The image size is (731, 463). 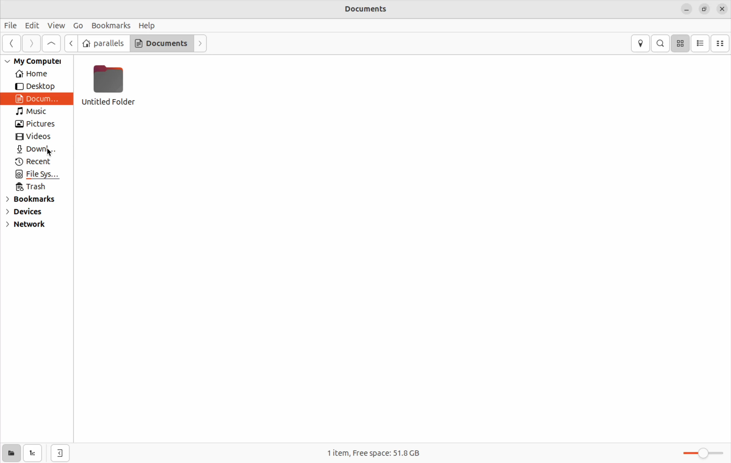 I want to click on Go back ward, so click(x=10, y=44).